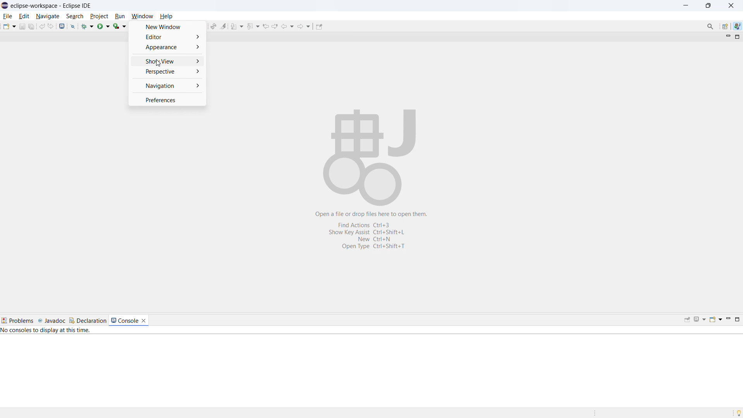 The image size is (743, 418). I want to click on run, so click(103, 26).